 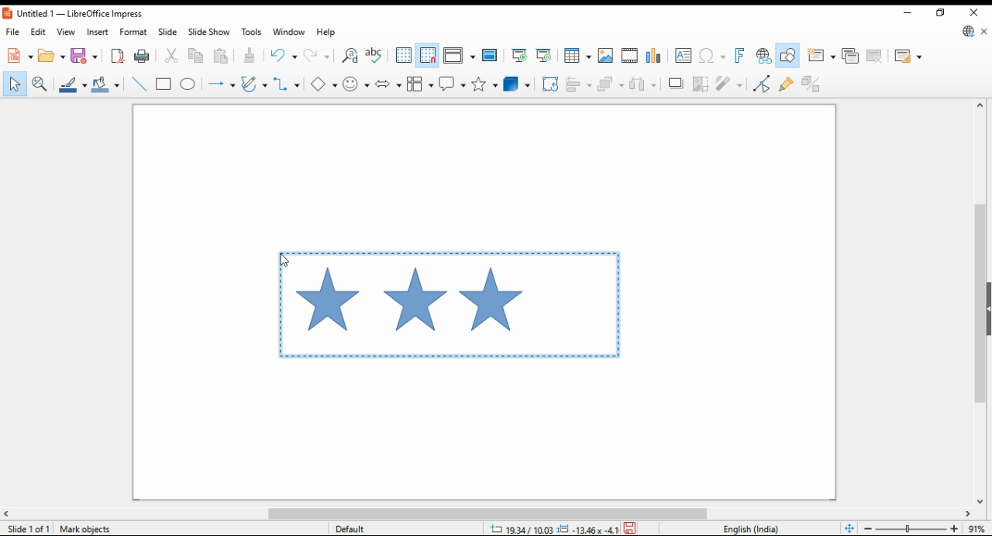 I want to click on help, so click(x=325, y=33).